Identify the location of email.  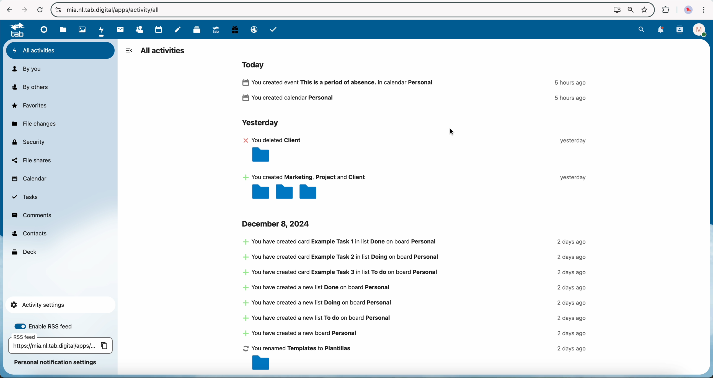
(254, 30).